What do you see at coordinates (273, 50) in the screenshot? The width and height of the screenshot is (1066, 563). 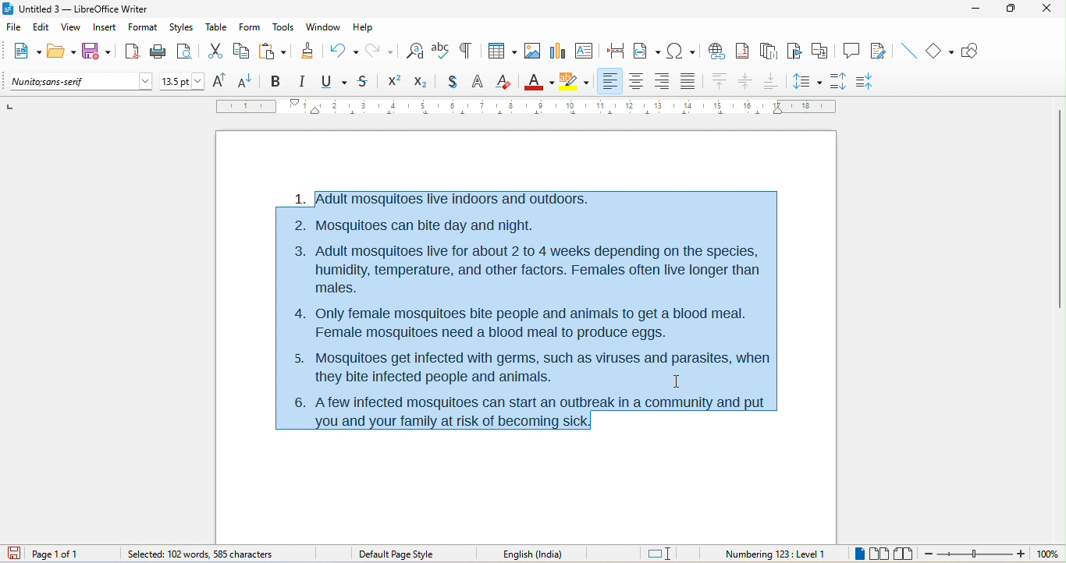 I see `paste` at bounding box center [273, 50].